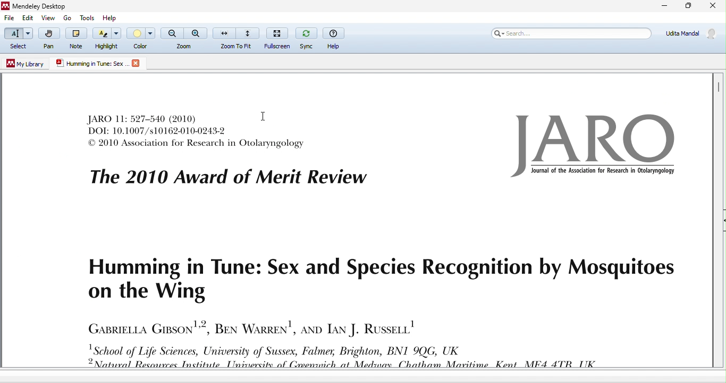 The width and height of the screenshot is (726, 383). I want to click on journal text, so click(373, 304).